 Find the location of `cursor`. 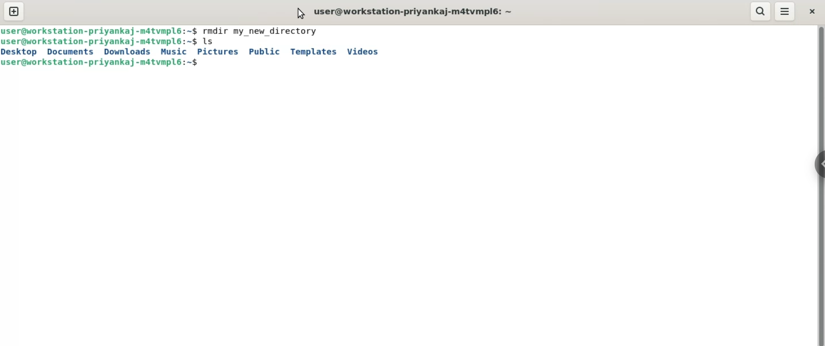

cursor is located at coordinates (297, 13).